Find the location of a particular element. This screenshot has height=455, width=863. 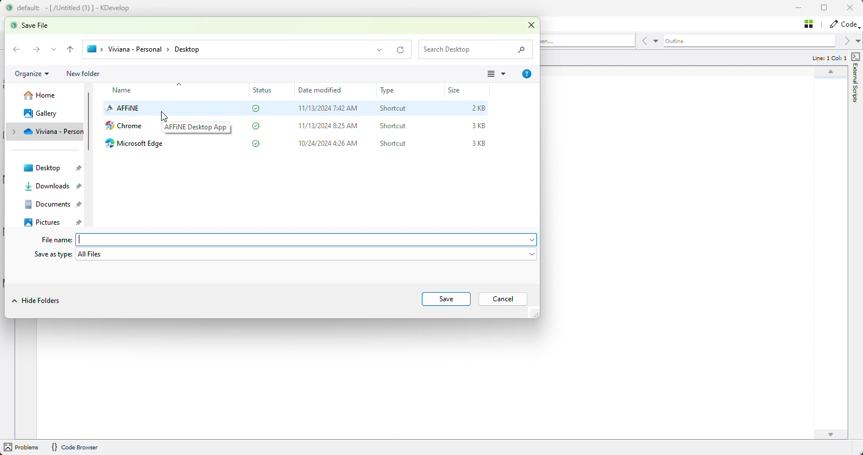

date modified is located at coordinates (328, 90).